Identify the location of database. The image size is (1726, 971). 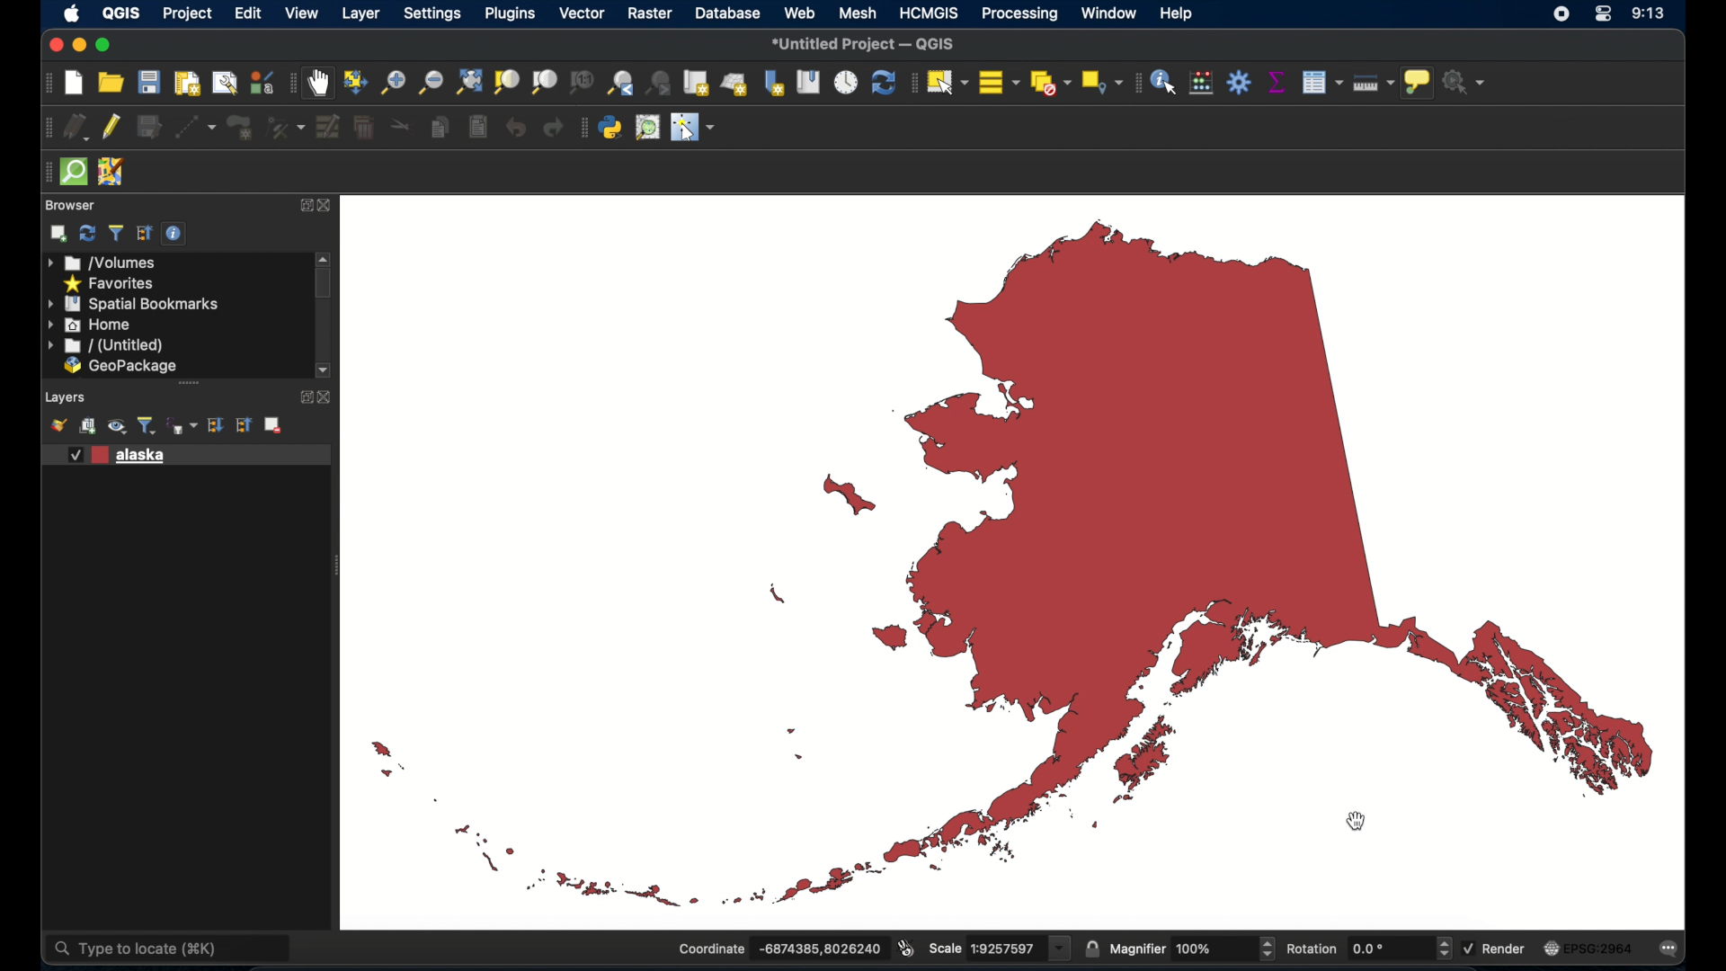
(726, 13).